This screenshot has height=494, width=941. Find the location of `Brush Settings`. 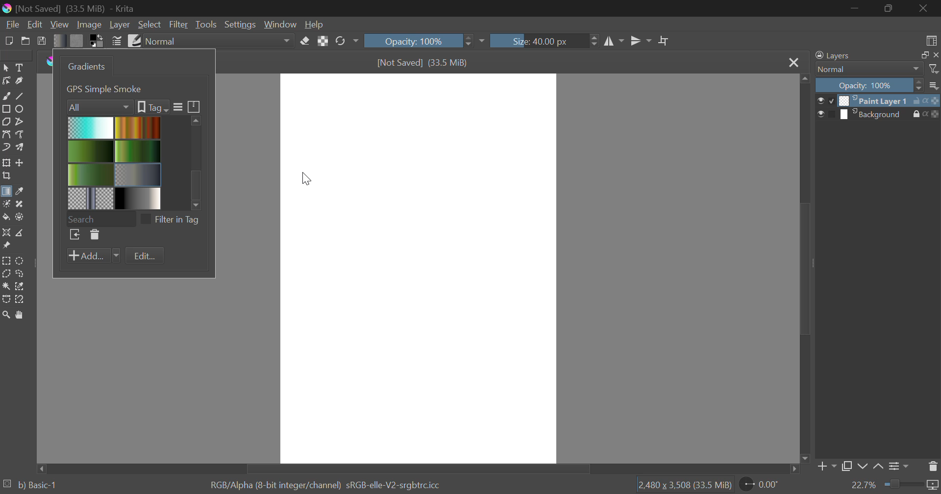

Brush Settings is located at coordinates (117, 40).